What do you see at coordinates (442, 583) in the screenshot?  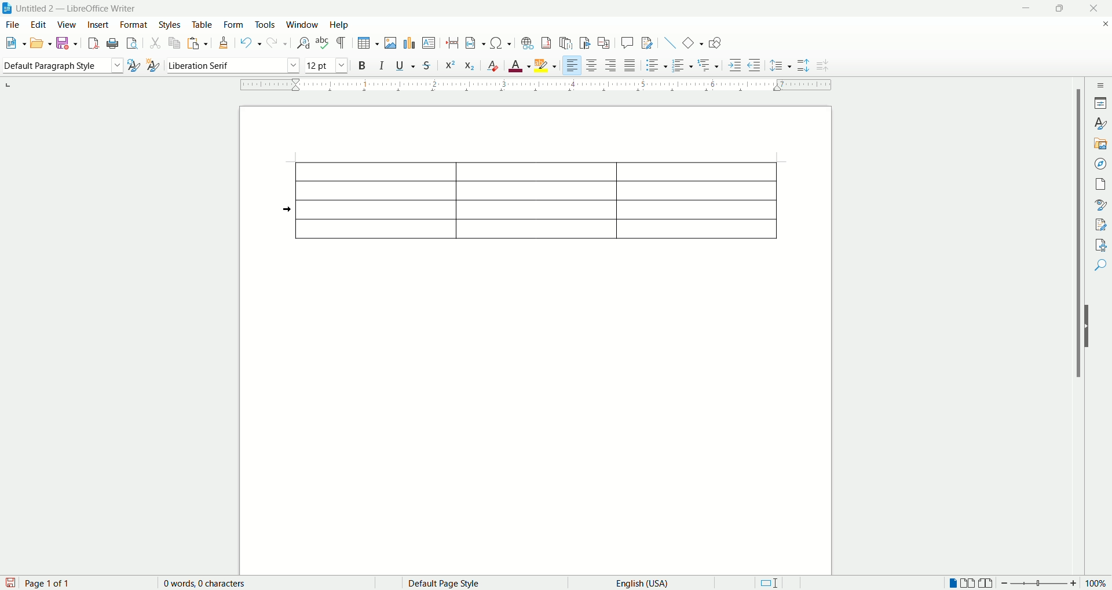 I see `default page style` at bounding box center [442, 583].